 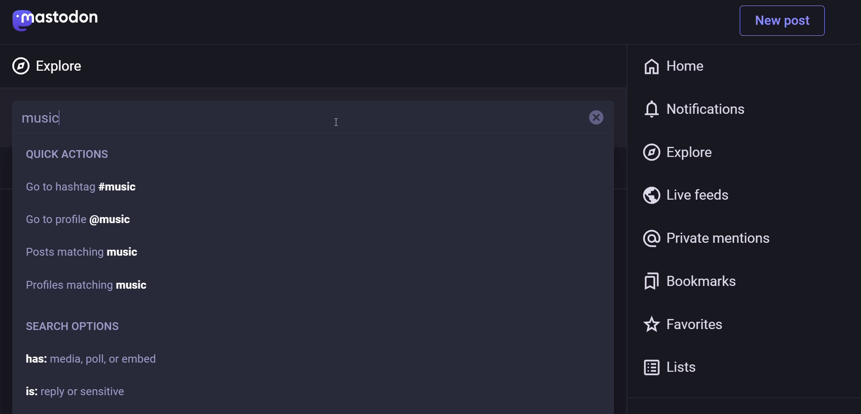 I want to click on new post, so click(x=783, y=21).